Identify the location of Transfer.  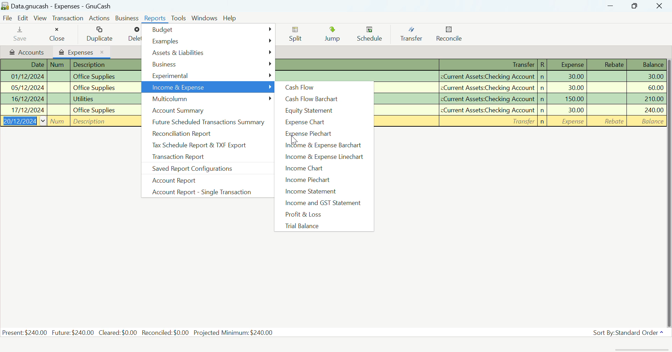
(411, 34).